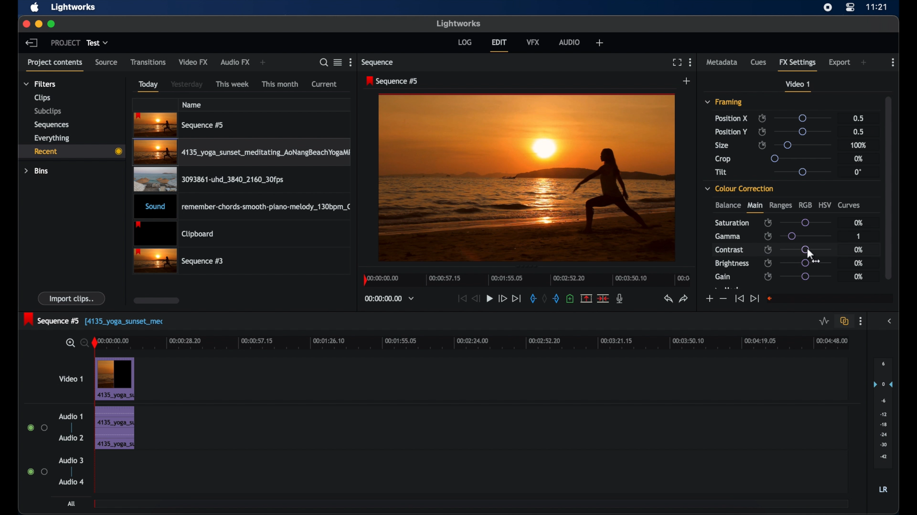 The width and height of the screenshot is (917, 515). I want to click on size, so click(723, 145).